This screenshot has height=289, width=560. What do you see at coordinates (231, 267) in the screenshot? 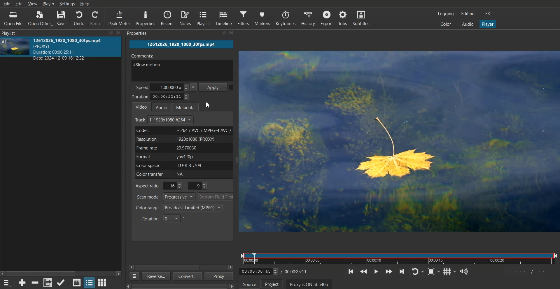
I see `Scroll Right` at bounding box center [231, 267].